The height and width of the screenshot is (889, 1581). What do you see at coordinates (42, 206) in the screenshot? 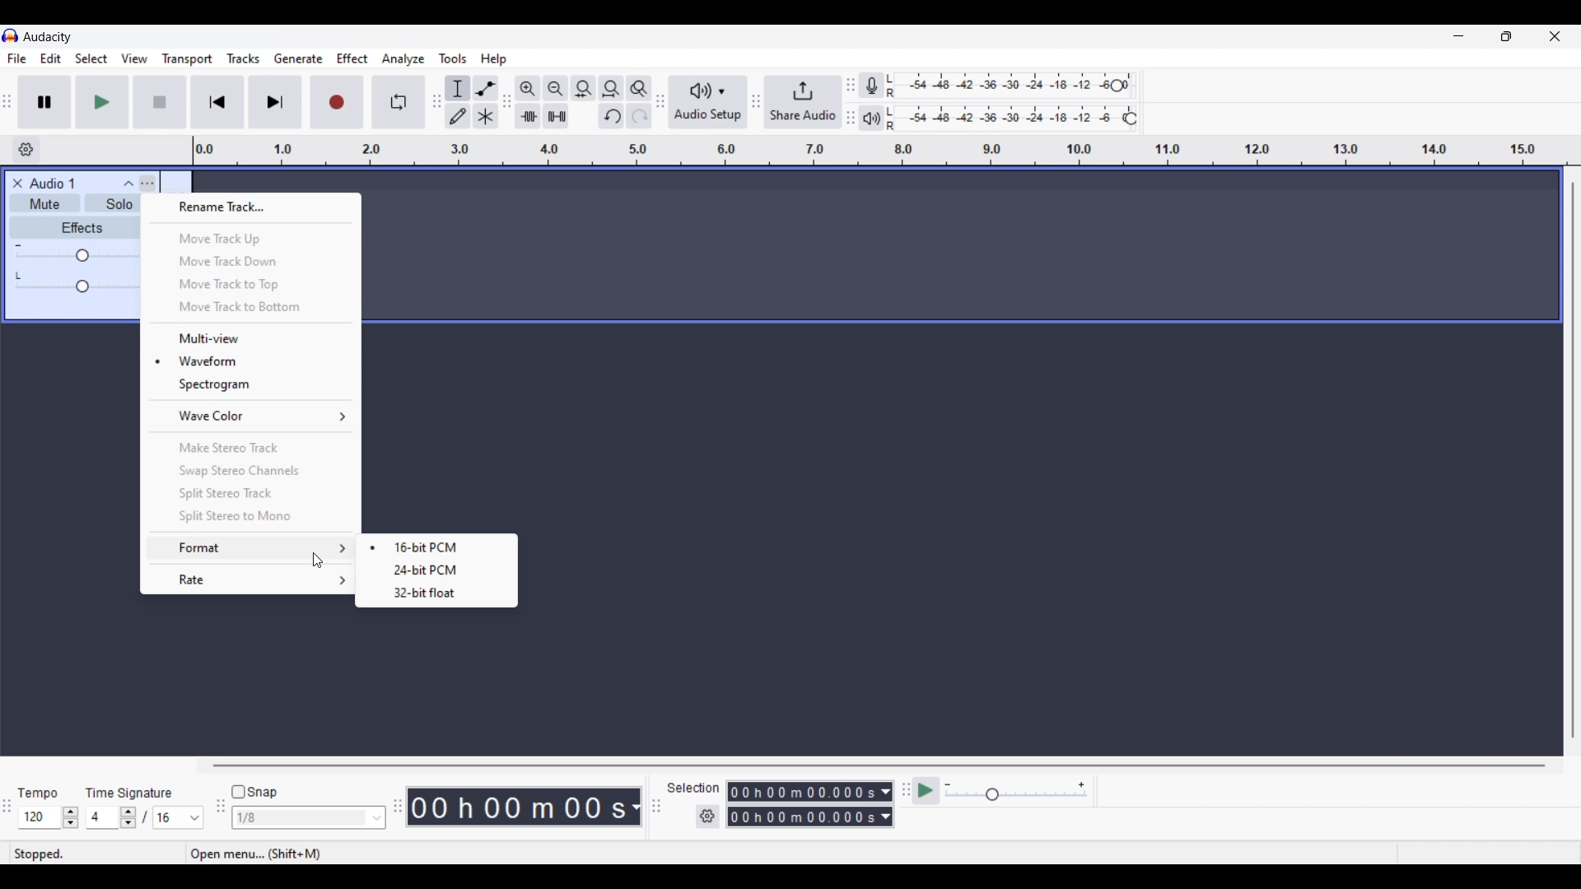
I see `Mute` at bounding box center [42, 206].